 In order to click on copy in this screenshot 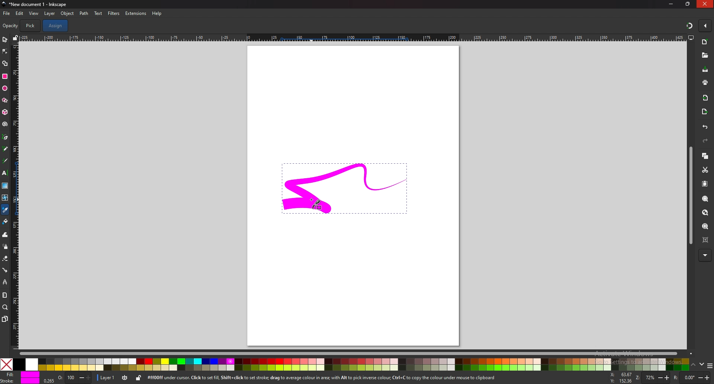, I will do `click(706, 156)`.